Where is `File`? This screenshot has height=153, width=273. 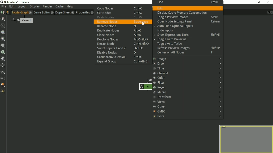
File is located at coordinates (3, 7).